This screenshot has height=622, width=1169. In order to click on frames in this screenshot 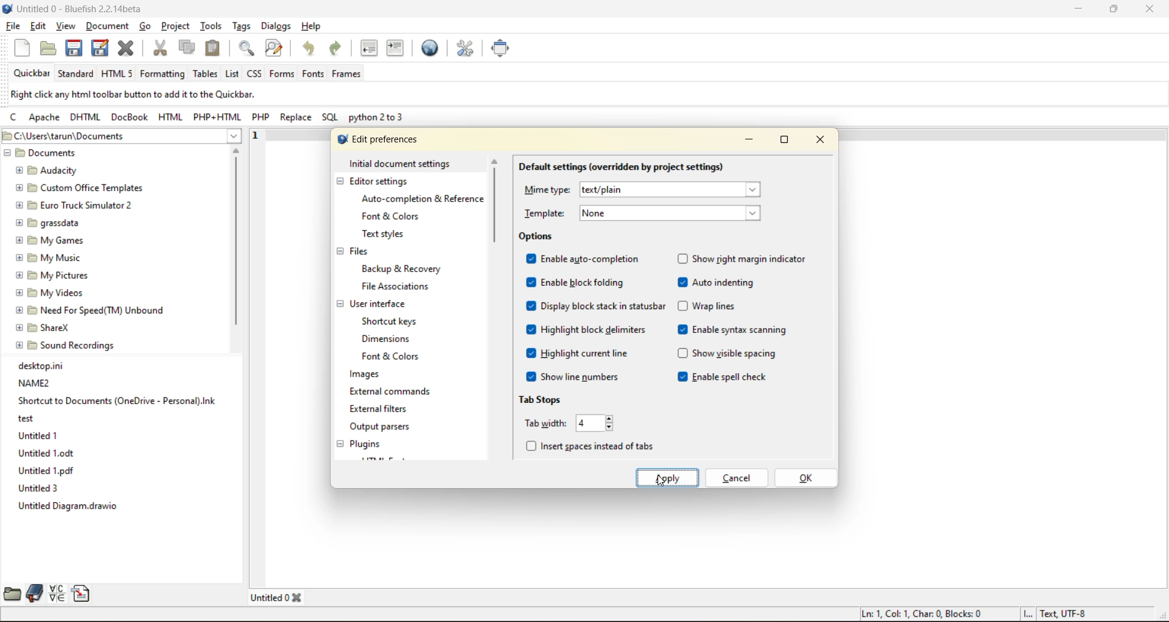, I will do `click(347, 75)`.